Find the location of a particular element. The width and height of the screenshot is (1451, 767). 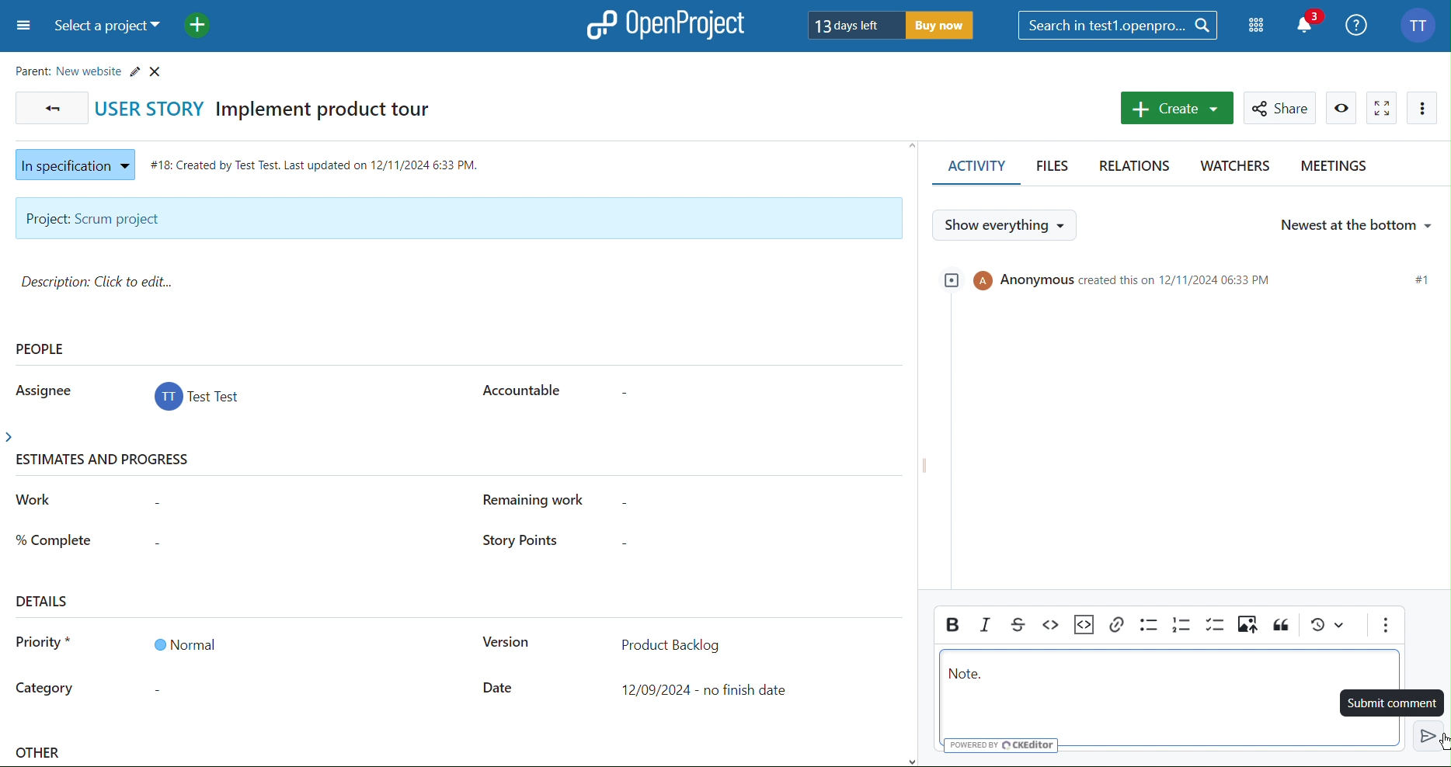

More is located at coordinates (1423, 108).